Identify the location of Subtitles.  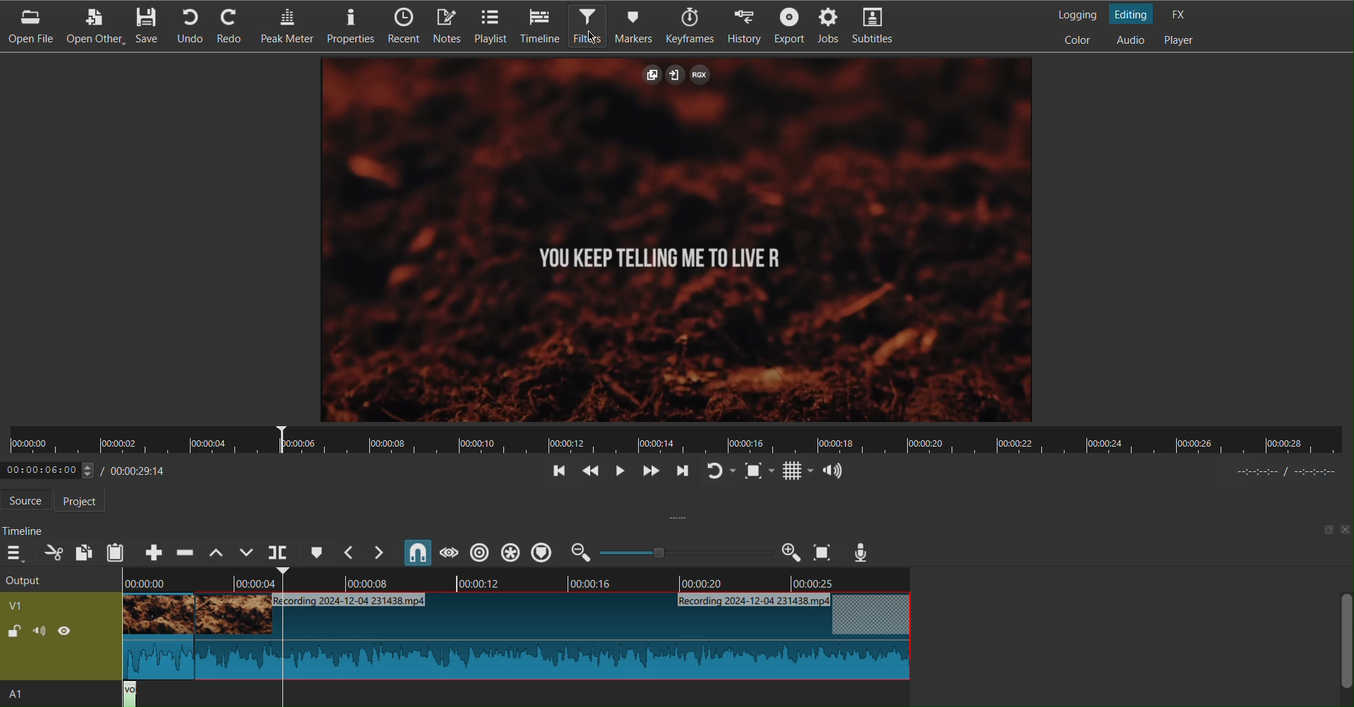
(879, 27).